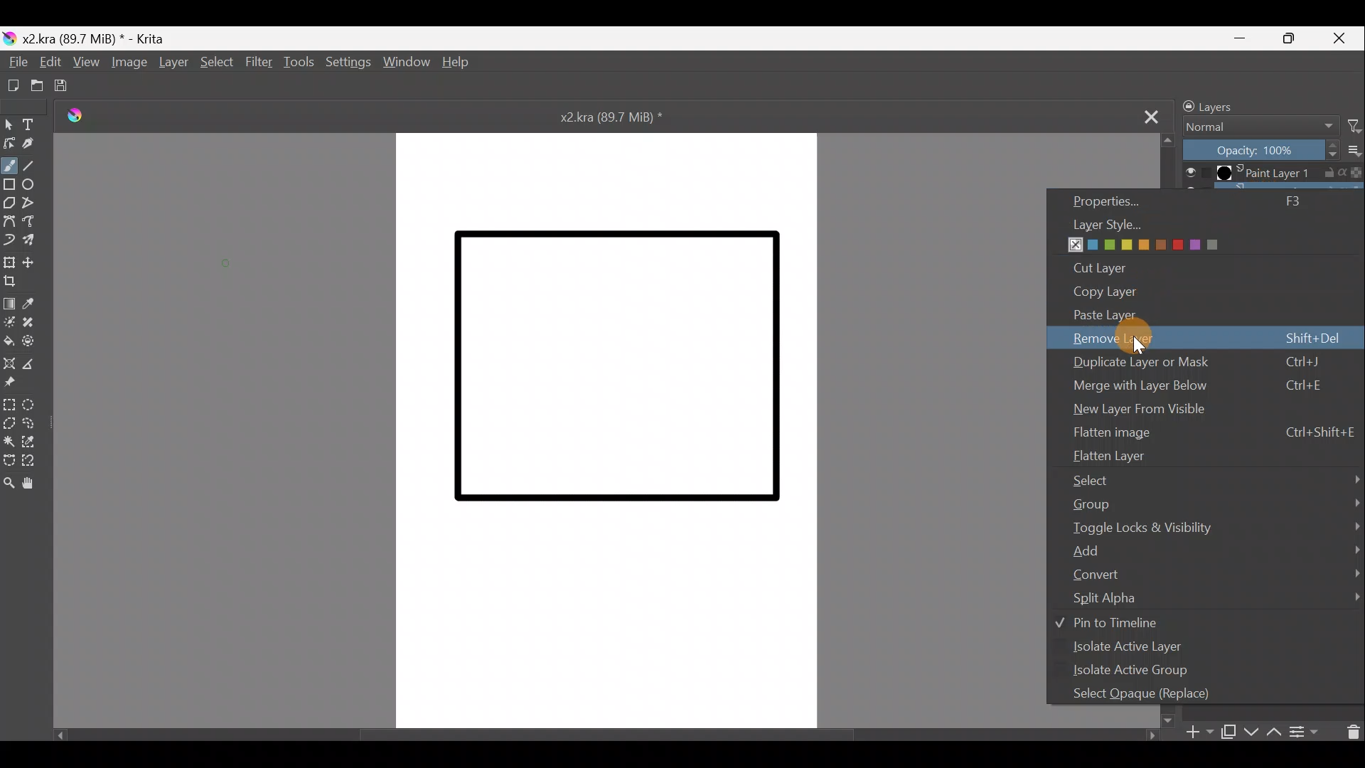 The width and height of the screenshot is (1365, 768). Describe the element at coordinates (90, 63) in the screenshot. I see `View` at that location.